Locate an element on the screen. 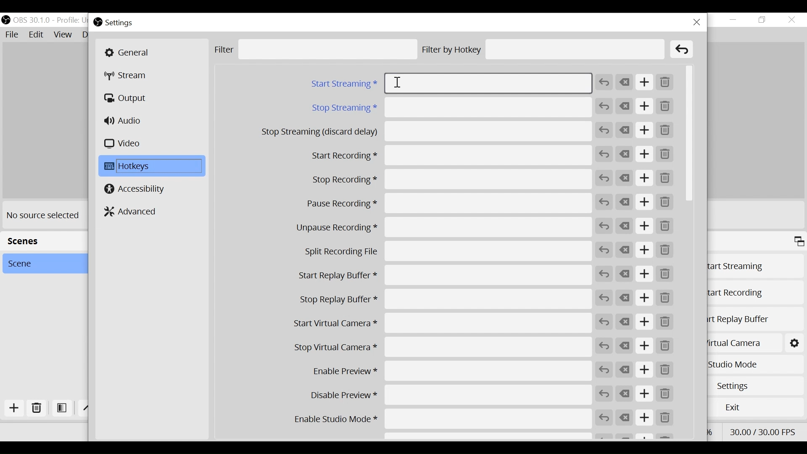  Start Recording is located at coordinates (751, 293).